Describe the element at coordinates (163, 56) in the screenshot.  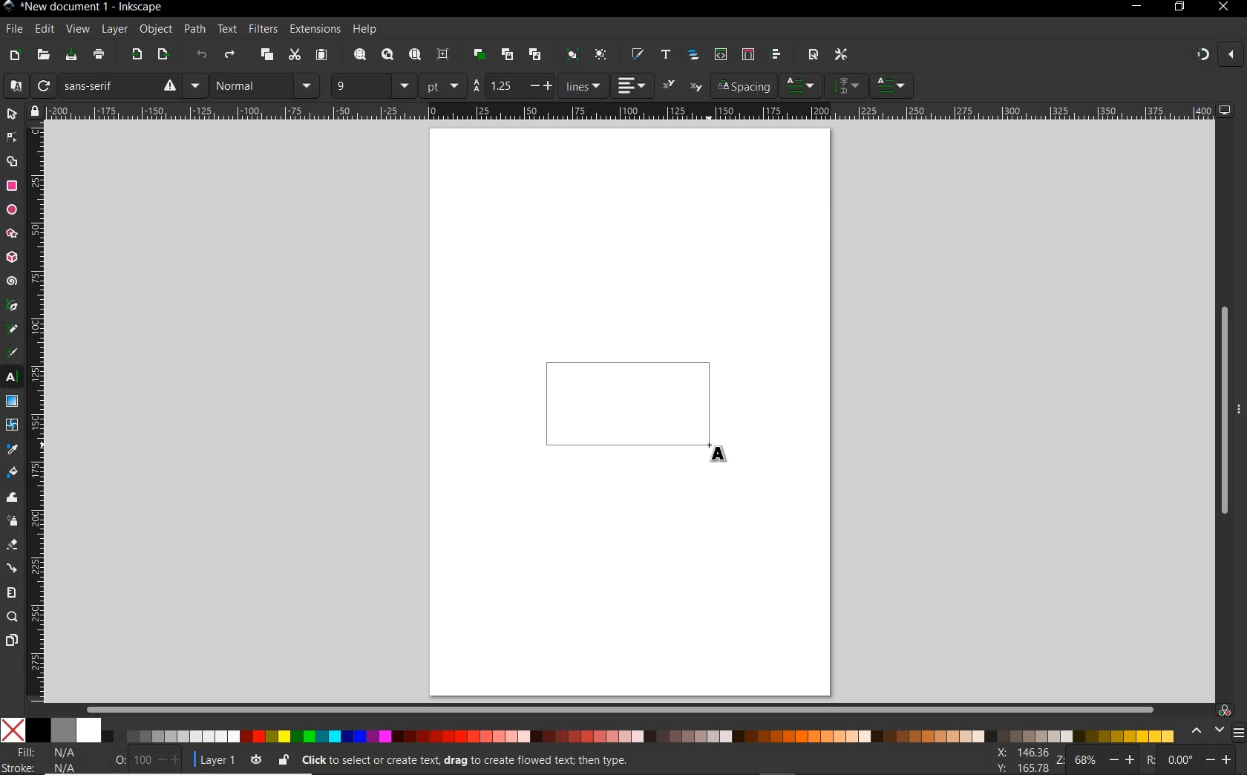
I see `open export` at that location.